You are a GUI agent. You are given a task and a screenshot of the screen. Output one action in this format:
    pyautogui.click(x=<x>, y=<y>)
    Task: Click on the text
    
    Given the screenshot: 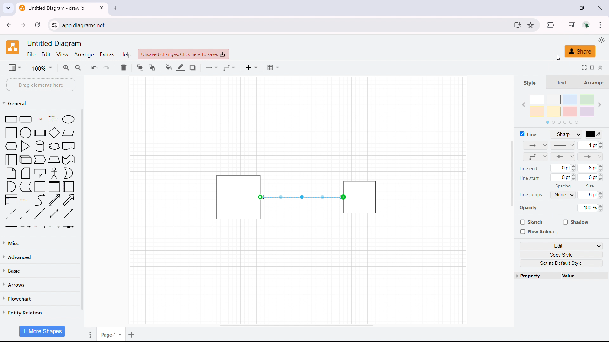 What is the action you would take?
    pyautogui.click(x=560, y=82)
    